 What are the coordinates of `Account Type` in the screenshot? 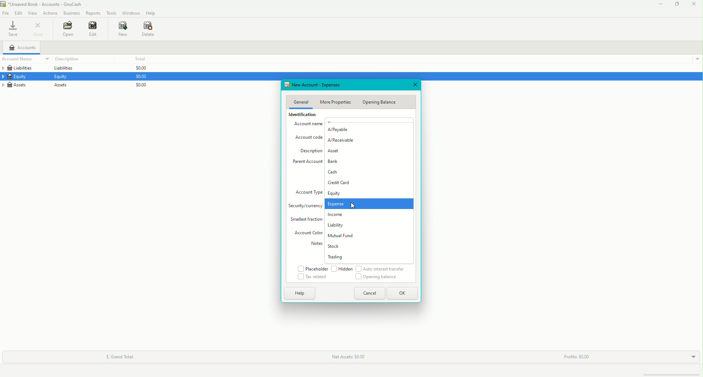 It's located at (308, 192).